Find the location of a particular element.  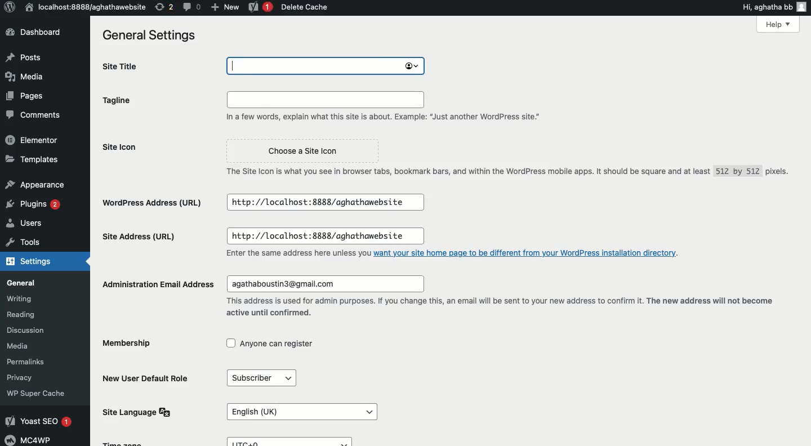

Appearance is located at coordinates (35, 186).